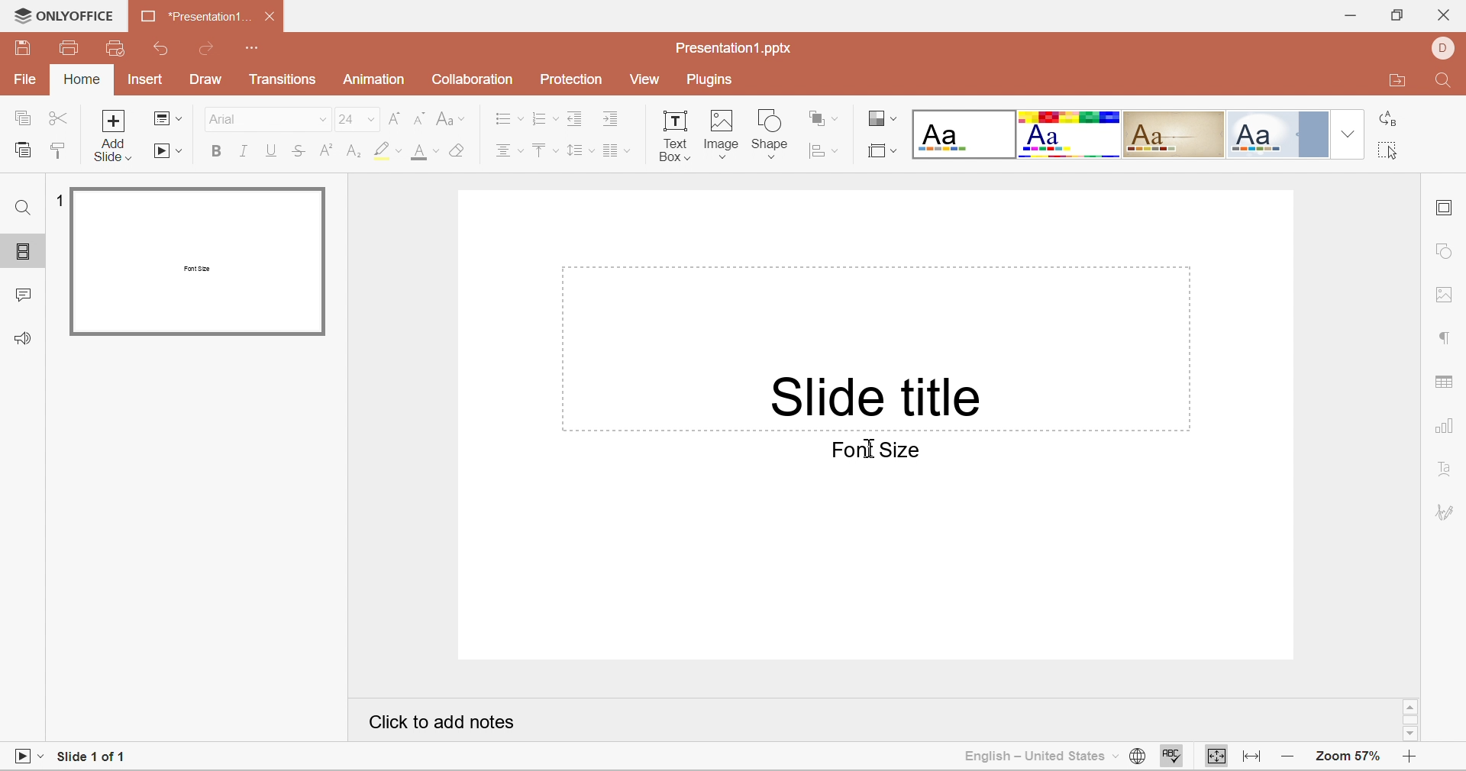 The image size is (1466, 771). What do you see at coordinates (56, 199) in the screenshot?
I see `1` at bounding box center [56, 199].